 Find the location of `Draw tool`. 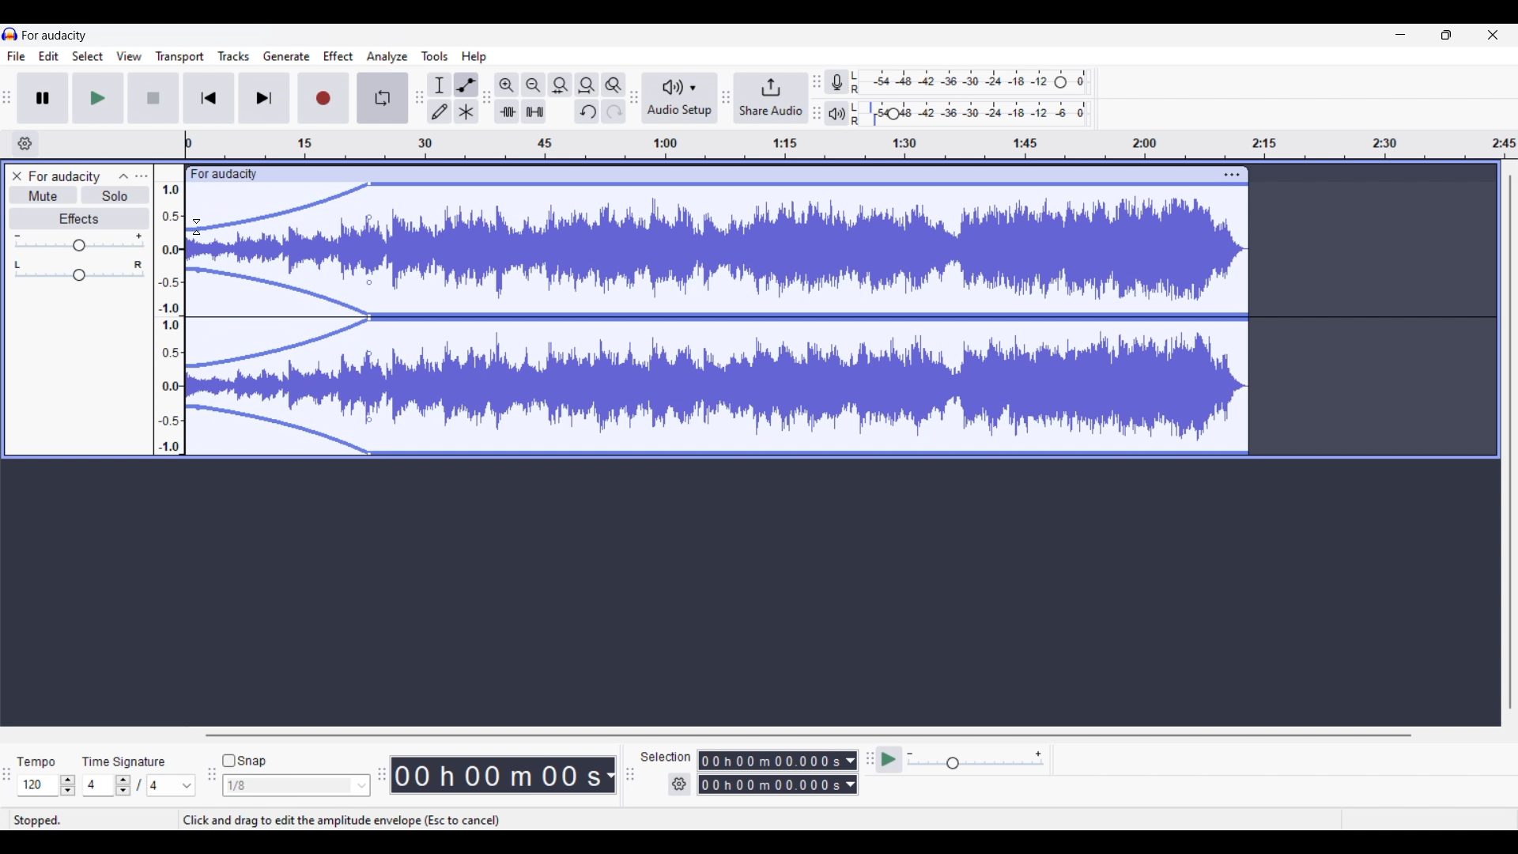

Draw tool is located at coordinates (440, 111).